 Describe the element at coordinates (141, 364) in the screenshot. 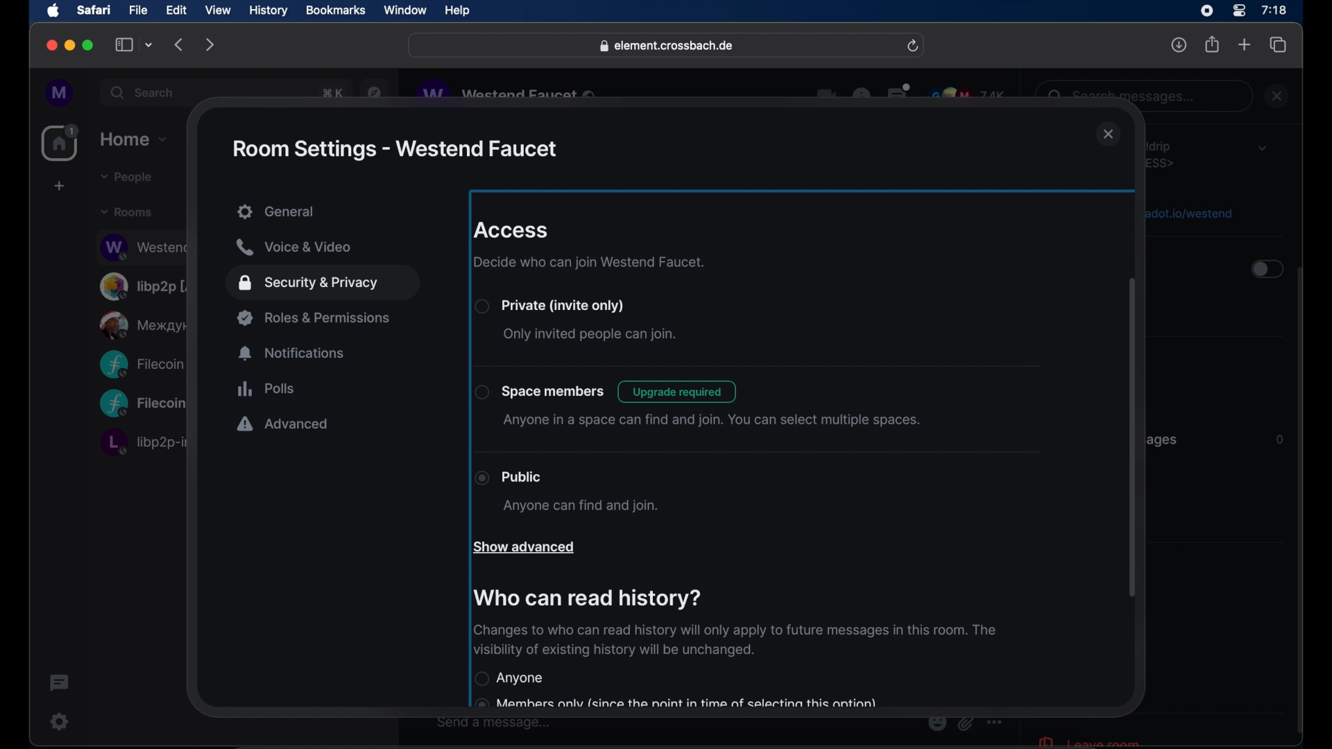

I see `obscure` at that location.